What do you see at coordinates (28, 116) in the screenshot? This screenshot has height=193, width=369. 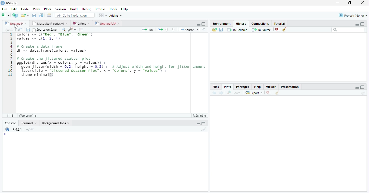 I see `(Top Level)` at bounding box center [28, 116].